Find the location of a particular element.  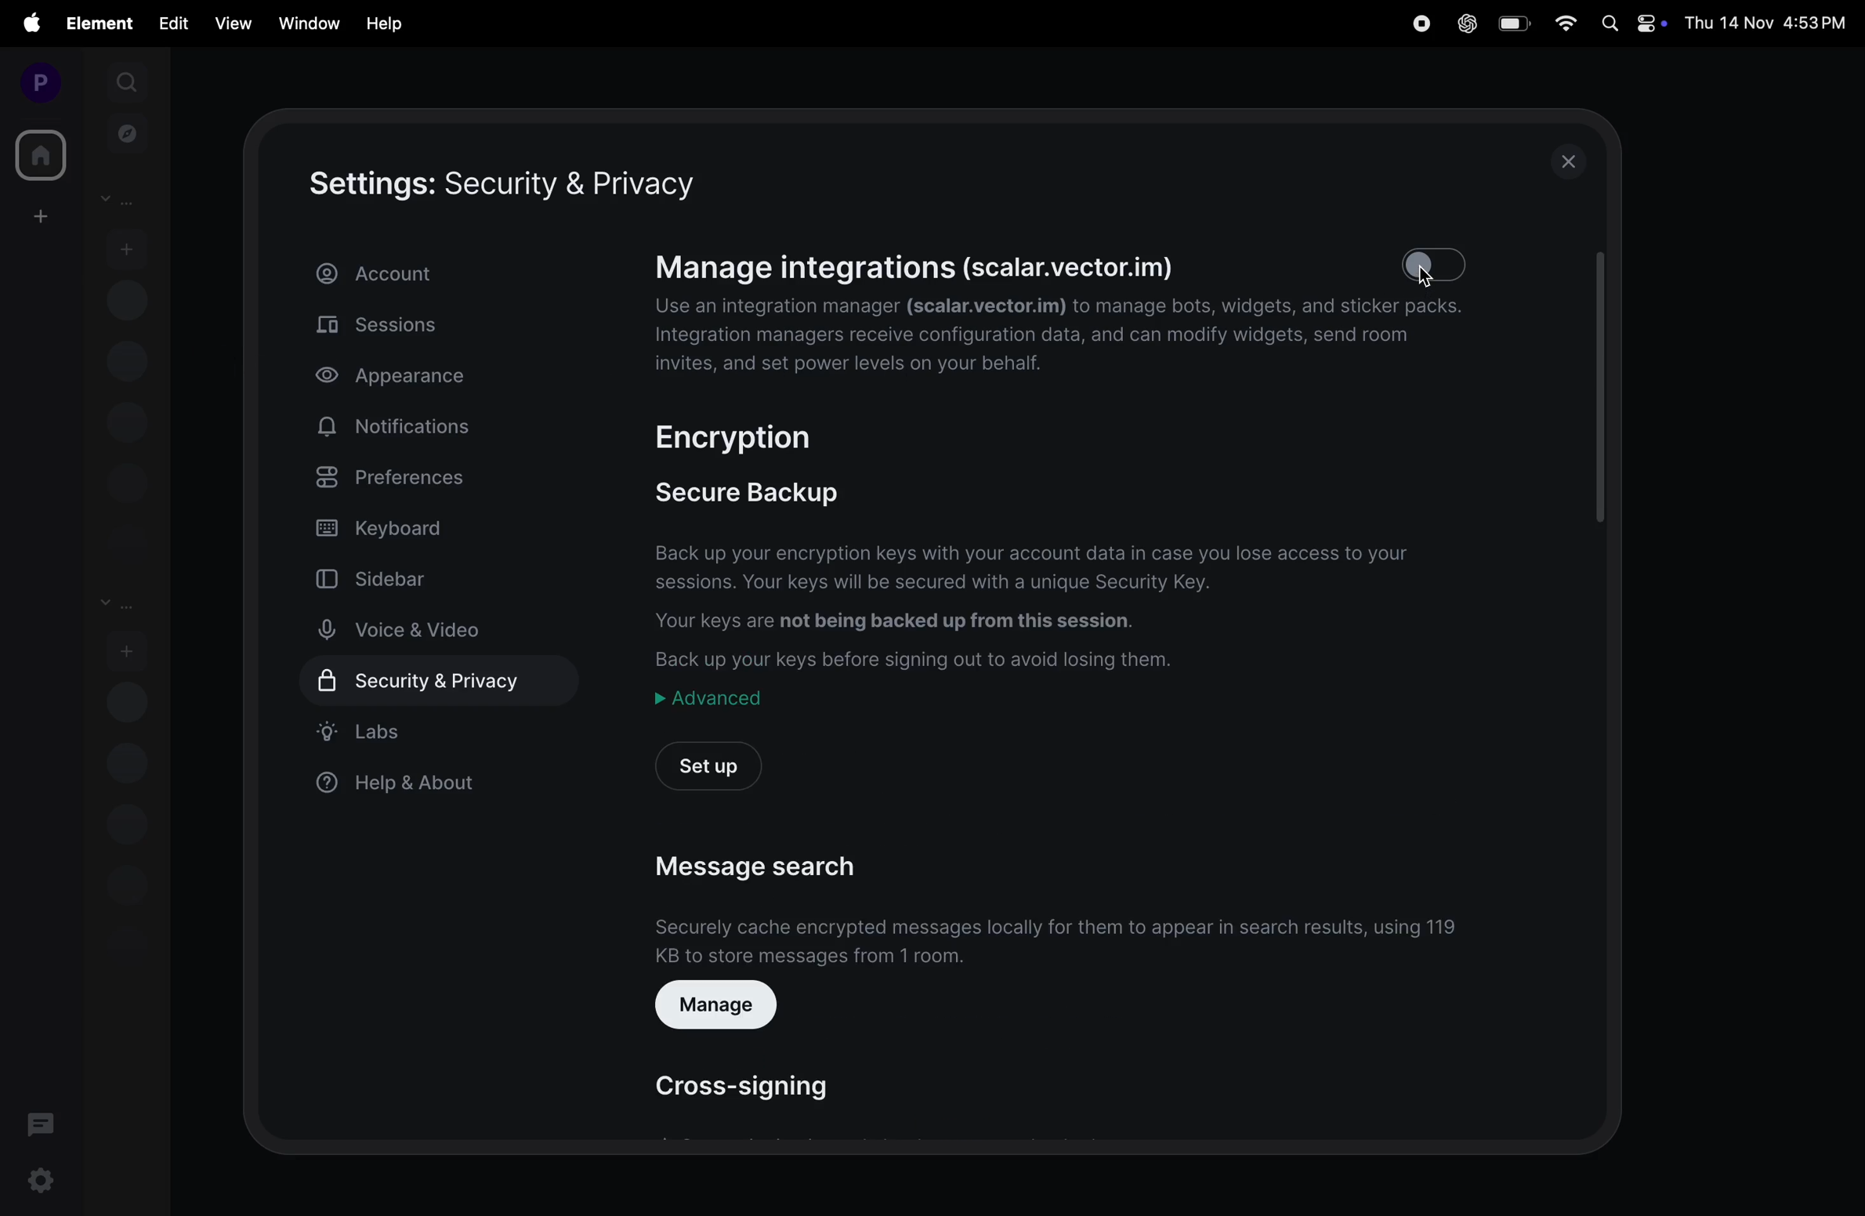

People is located at coordinates (123, 201).